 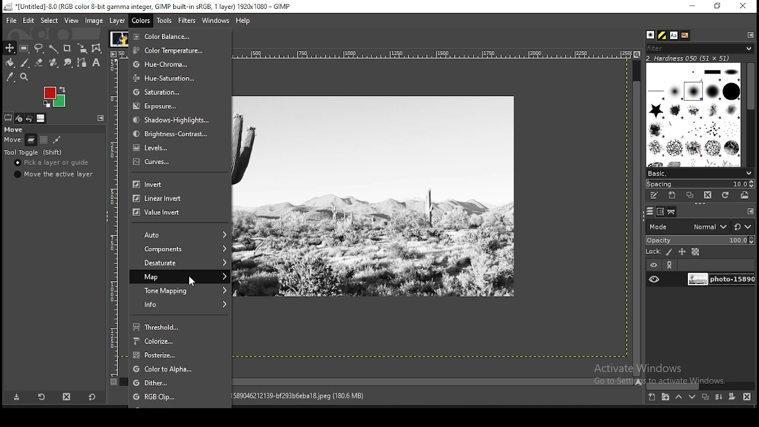 What do you see at coordinates (198, 282) in the screenshot?
I see `cursor` at bounding box center [198, 282].